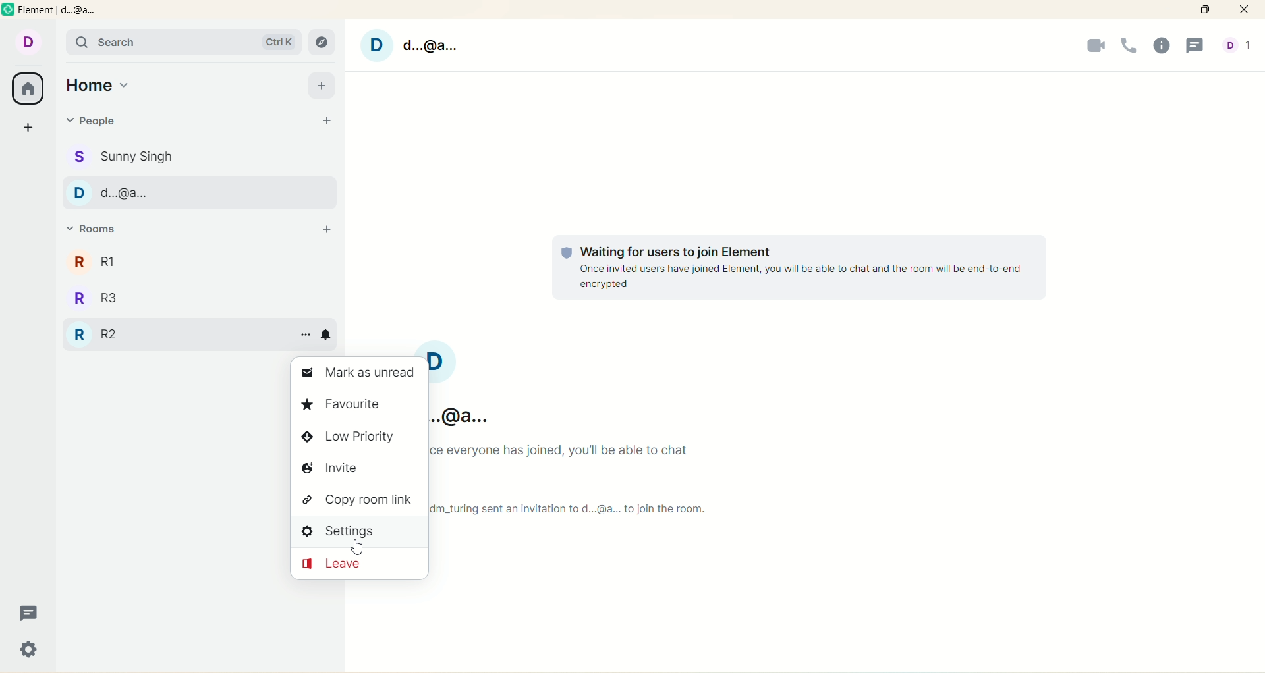  What do you see at coordinates (358, 498) in the screenshot?
I see `copy room link` at bounding box center [358, 498].